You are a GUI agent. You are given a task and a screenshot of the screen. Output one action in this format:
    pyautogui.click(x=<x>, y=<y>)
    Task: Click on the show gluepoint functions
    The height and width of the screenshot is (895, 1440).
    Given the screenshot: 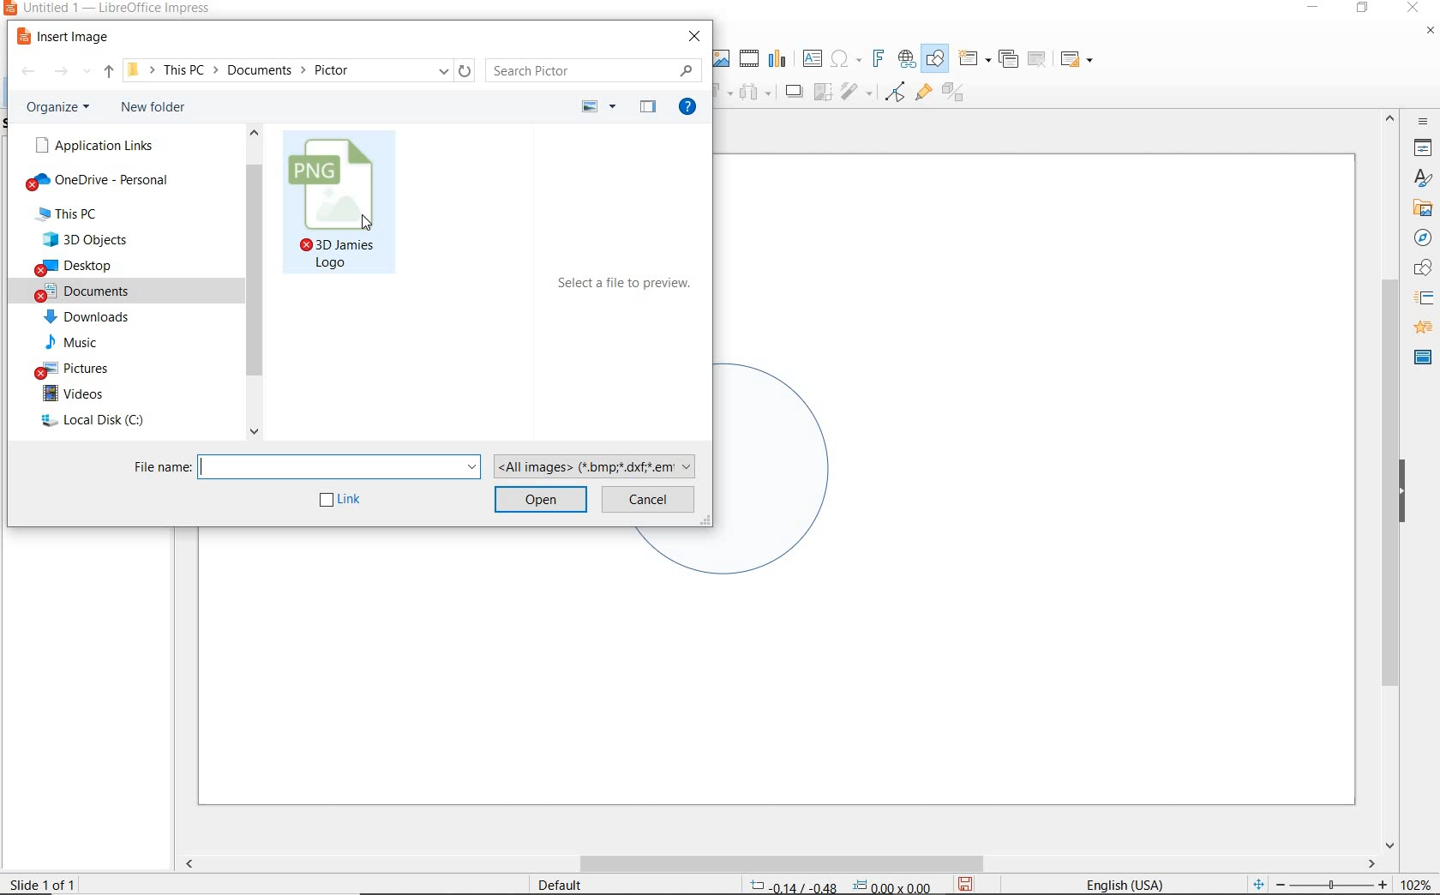 What is the action you would take?
    pyautogui.click(x=920, y=93)
    